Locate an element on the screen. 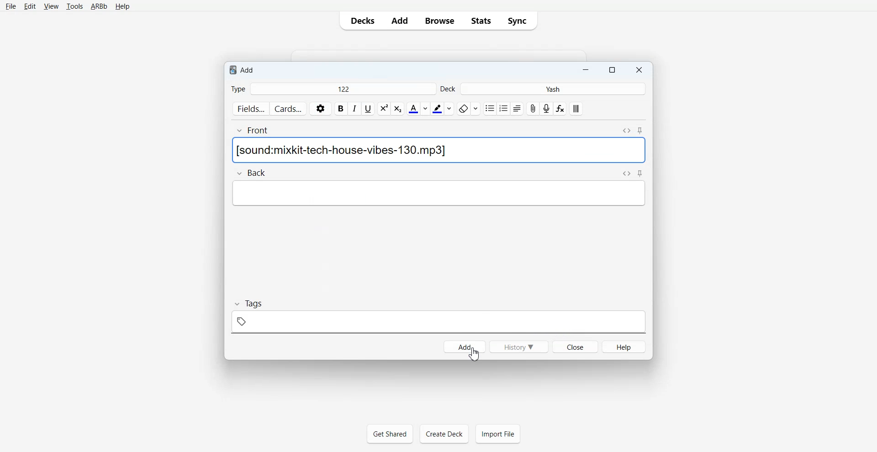 The image size is (877, 452). Browse is located at coordinates (439, 21).